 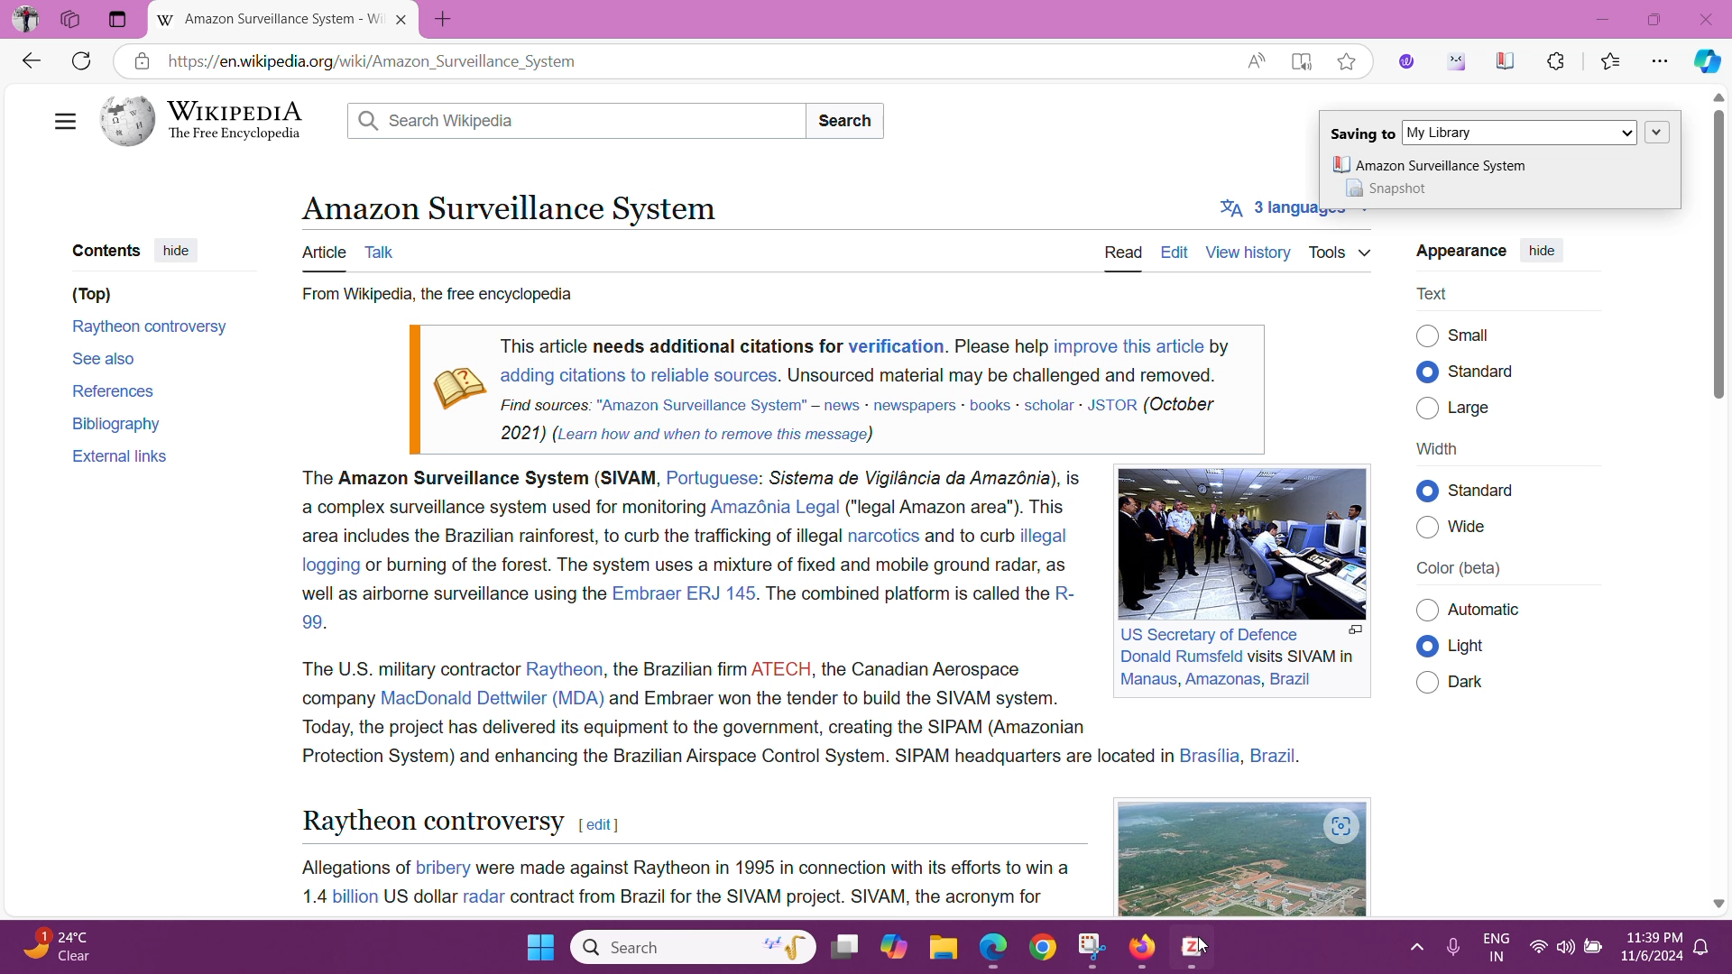 What do you see at coordinates (1001, 346) in the screenshot?
I see `Please help` at bounding box center [1001, 346].